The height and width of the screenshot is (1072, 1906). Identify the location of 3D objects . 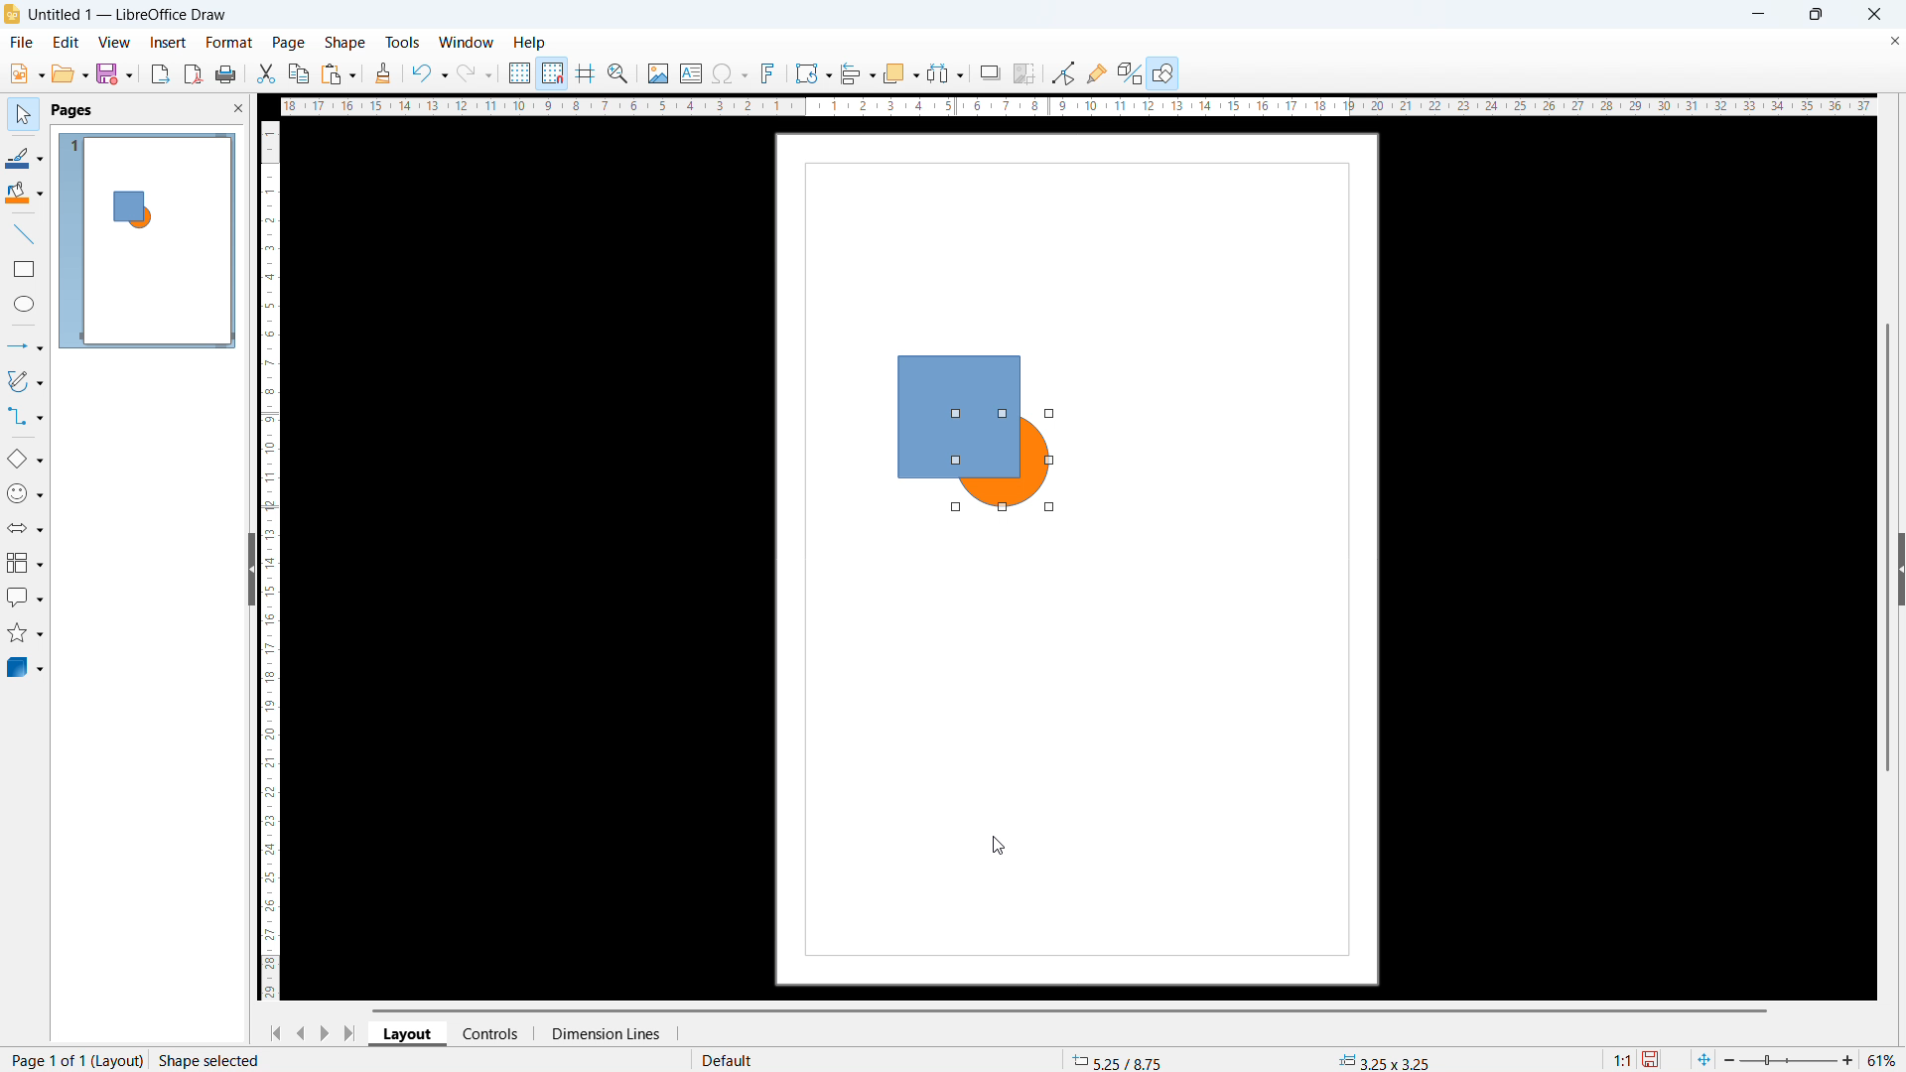
(24, 667).